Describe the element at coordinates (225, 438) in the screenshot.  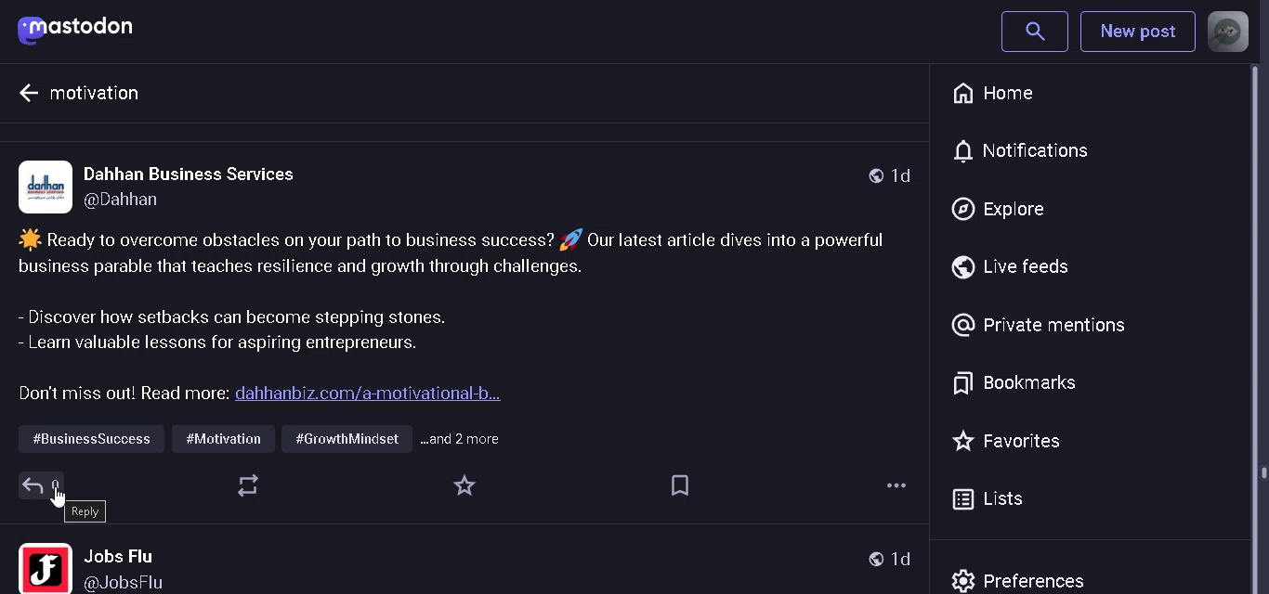
I see `#Motivation` at that location.